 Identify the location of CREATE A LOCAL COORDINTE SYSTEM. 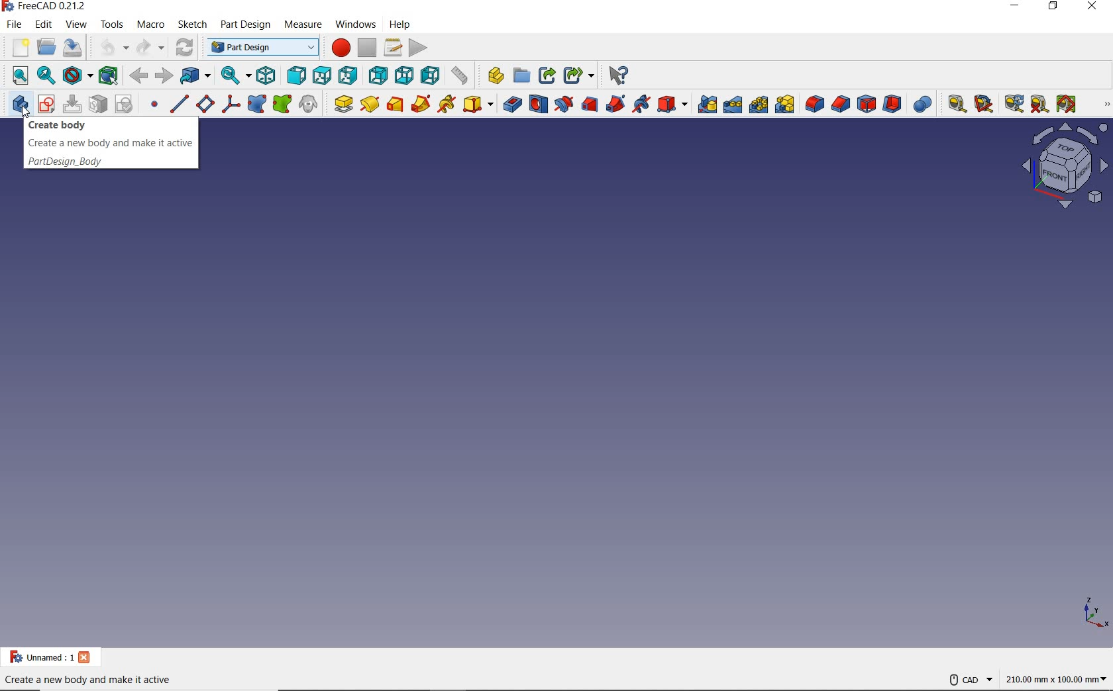
(231, 103).